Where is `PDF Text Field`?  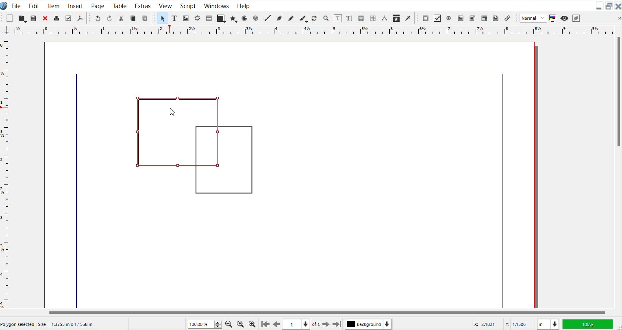 PDF Text Field is located at coordinates (461, 18).